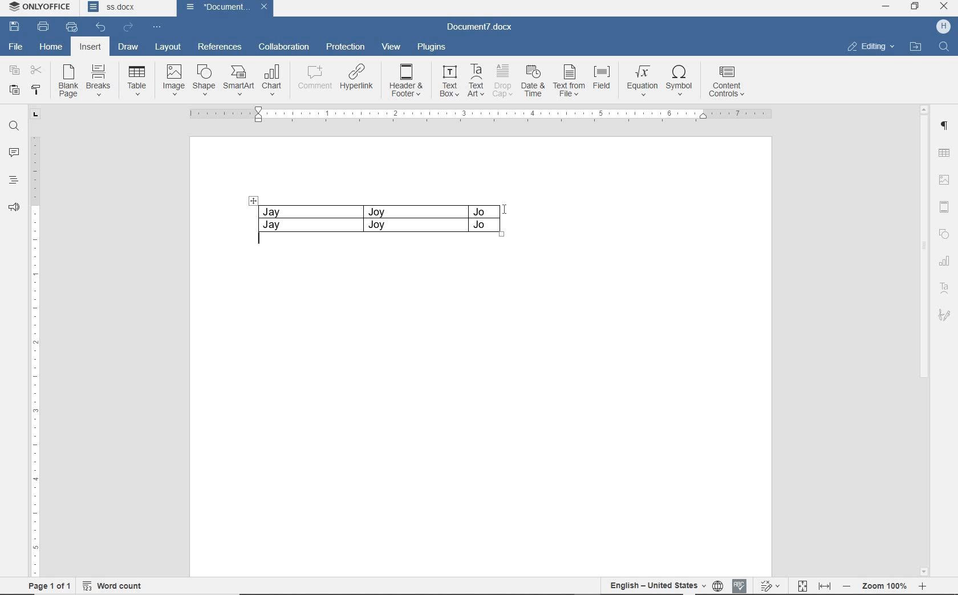  What do you see at coordinates (944, 207) in the screenshot?
I see `HEADER & FOOTER` at bounding box center [944, 207].